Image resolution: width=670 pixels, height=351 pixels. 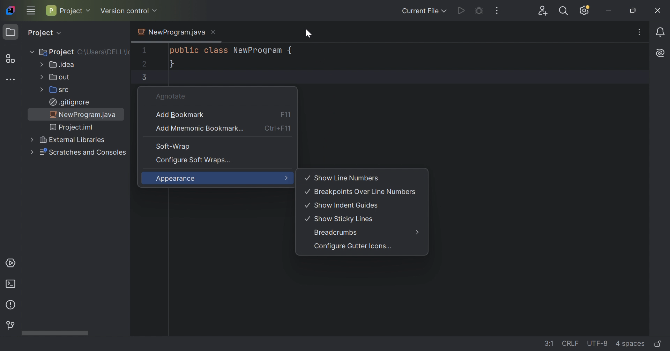 What do you see at coordinates (657, 13) in the screenshot?
I see `Close` at bounding box center [657, 13].